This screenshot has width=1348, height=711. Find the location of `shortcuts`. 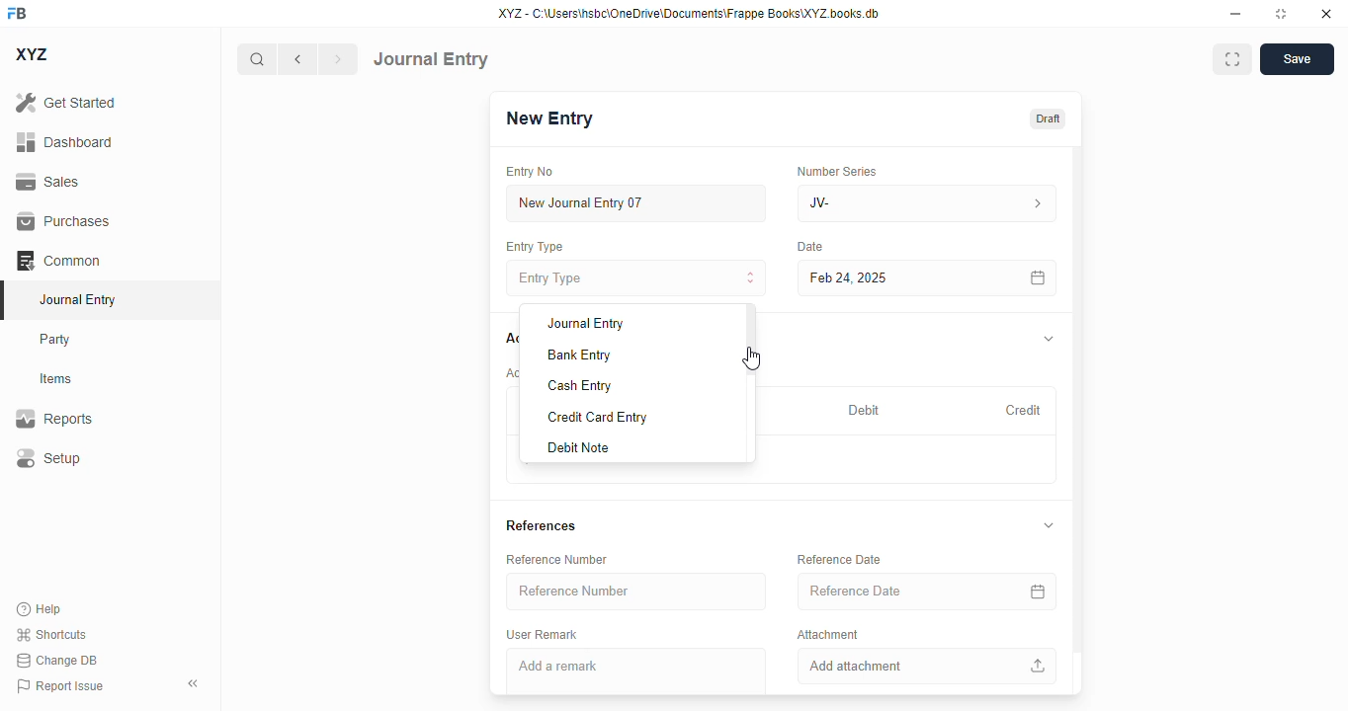

shortcuts is located at coordinates (51, 634).